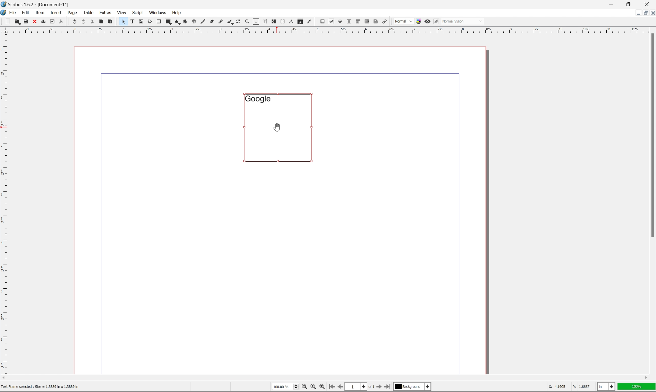  What do you see at coordinates (285, 386) in the screenshot?
I see `select current zoom level` at bounding box center [285, 386].